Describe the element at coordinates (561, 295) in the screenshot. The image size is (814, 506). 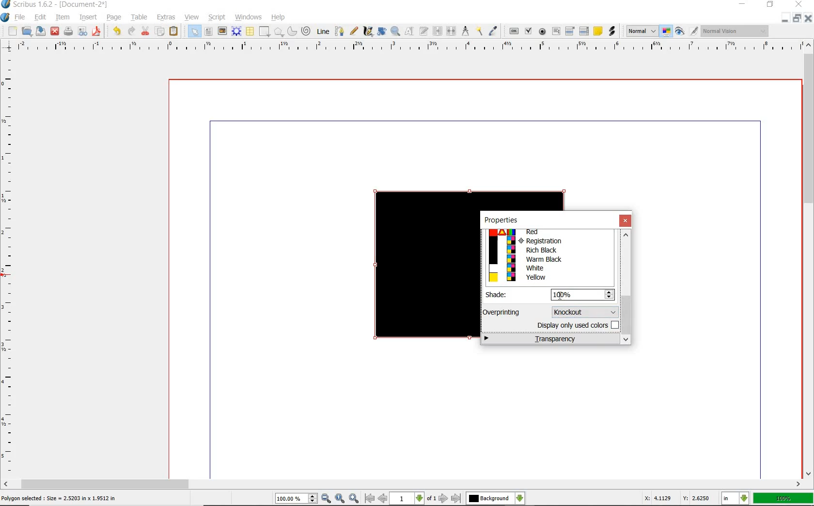
I see `cursor` at that location.